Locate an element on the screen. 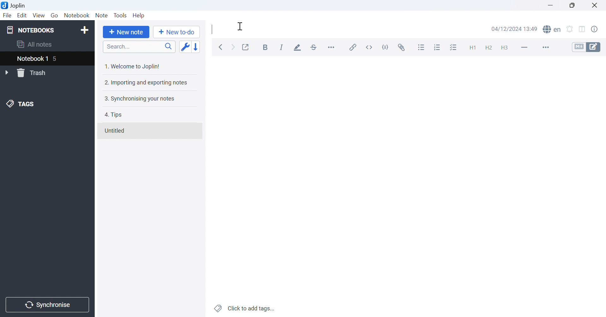 The image size is (606, 317). Bold is located at coordinates (266, 48).